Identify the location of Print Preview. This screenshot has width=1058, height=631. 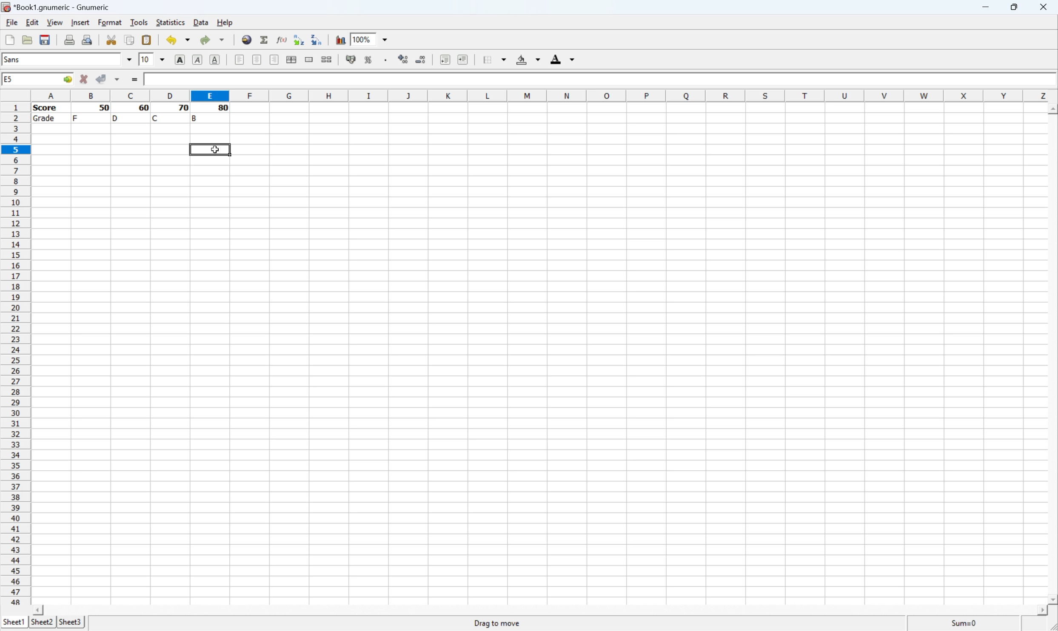
(89, 40).